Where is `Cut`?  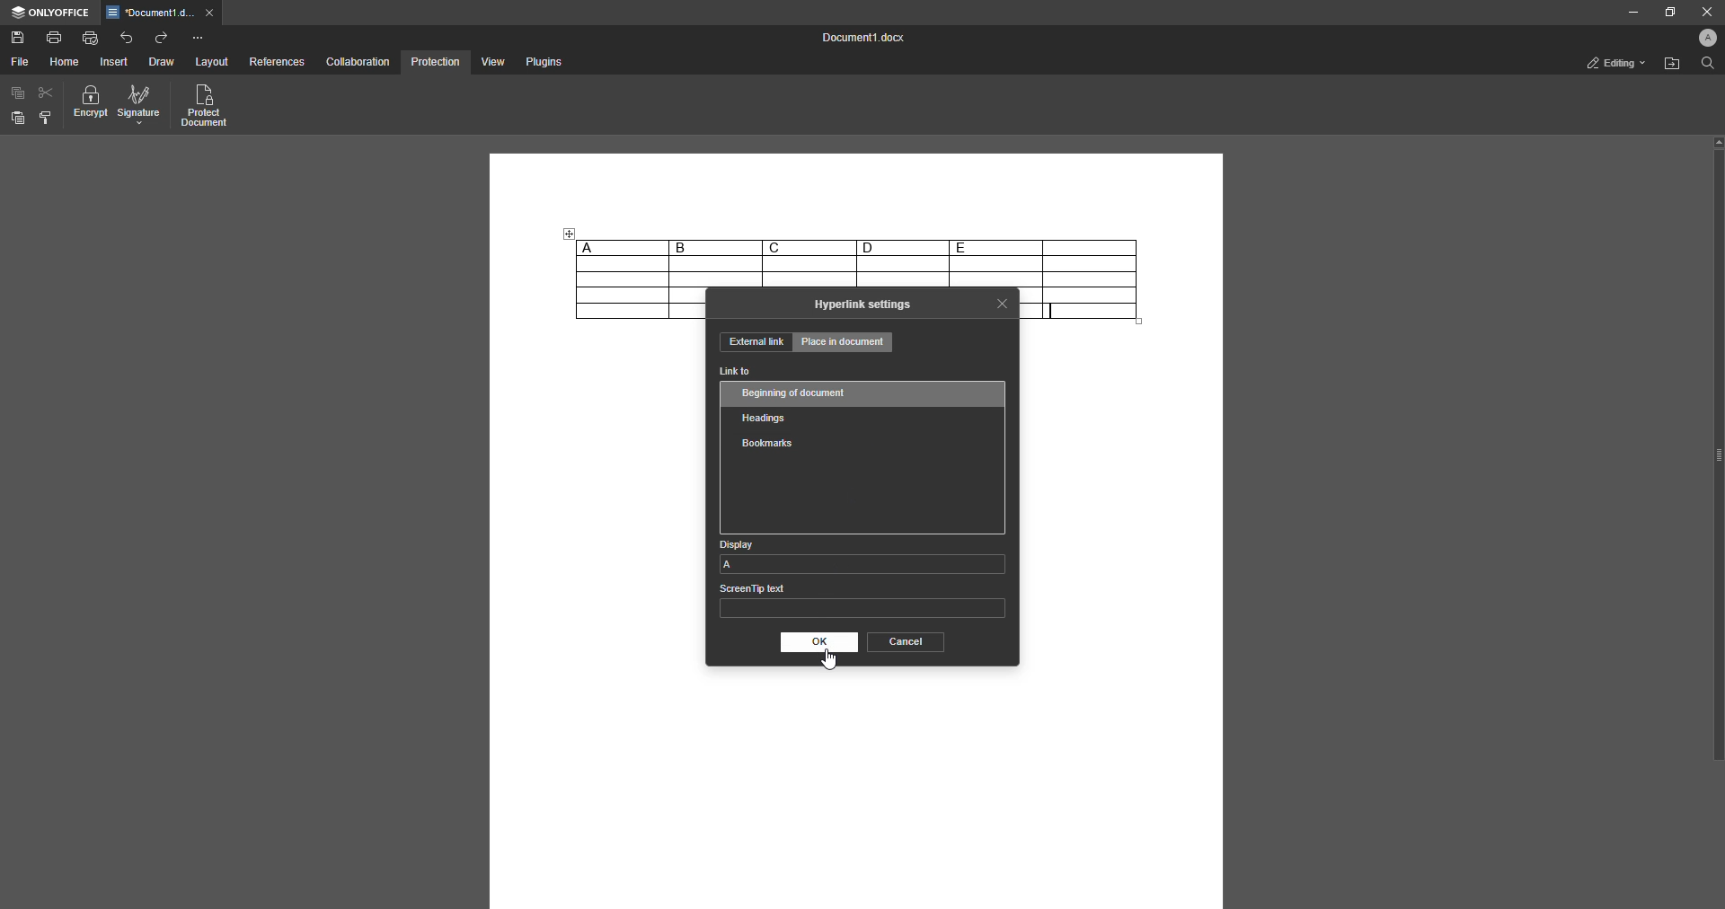
Cut is located at coordinates (47, 92).